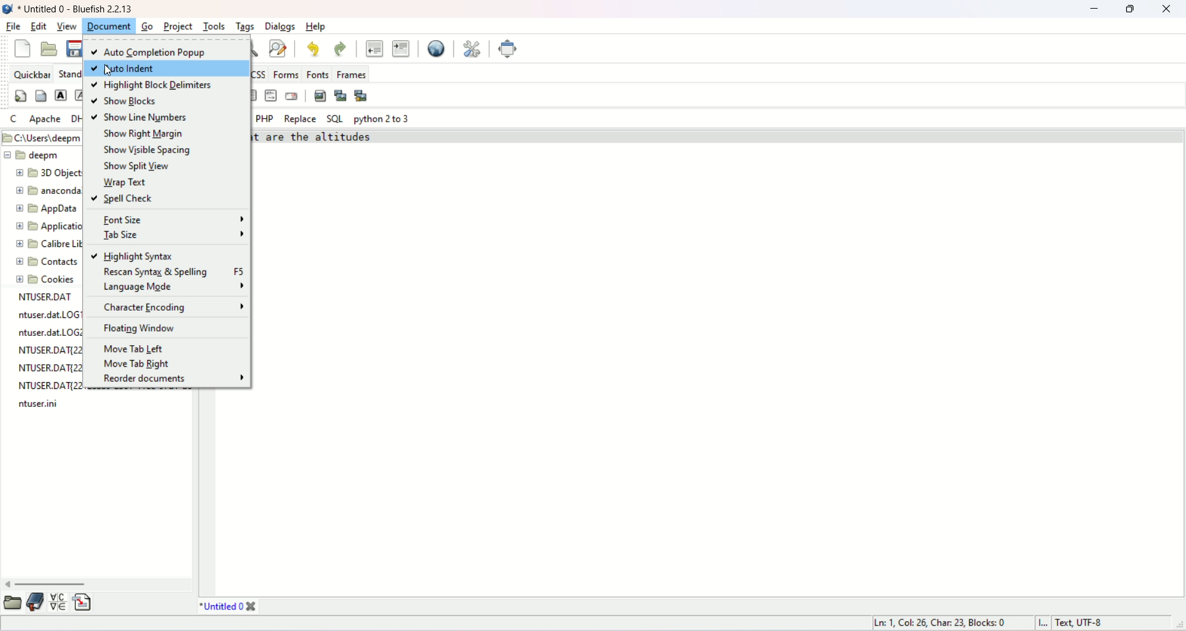 This screenshot has width=1186, height=631. Describe the element at coordinates (335, 120) in the screenshot. I see `SQL` at that location.